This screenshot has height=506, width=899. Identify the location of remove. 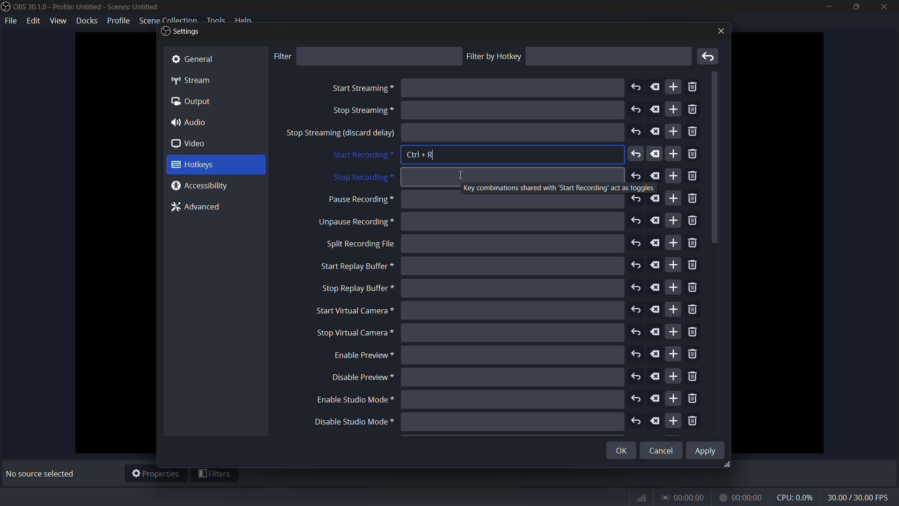
(693, 399).